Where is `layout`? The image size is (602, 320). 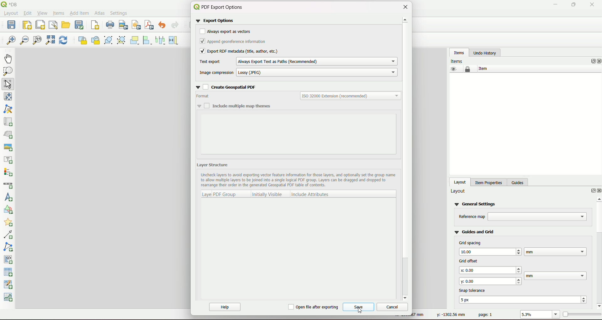 layout is located at coordinates (460, 182).